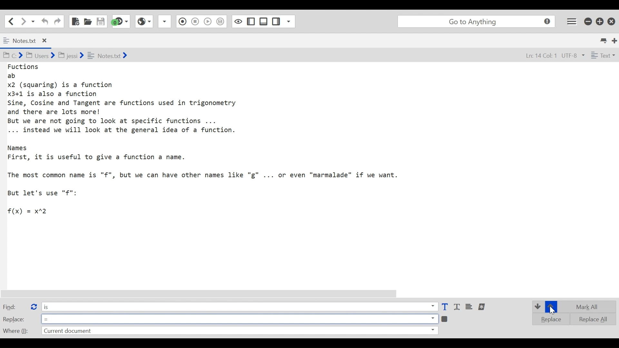  What do you see at coordinates (458, 307) in the screenshot?
I see `Match whole case` at bounding box center [458, 307].